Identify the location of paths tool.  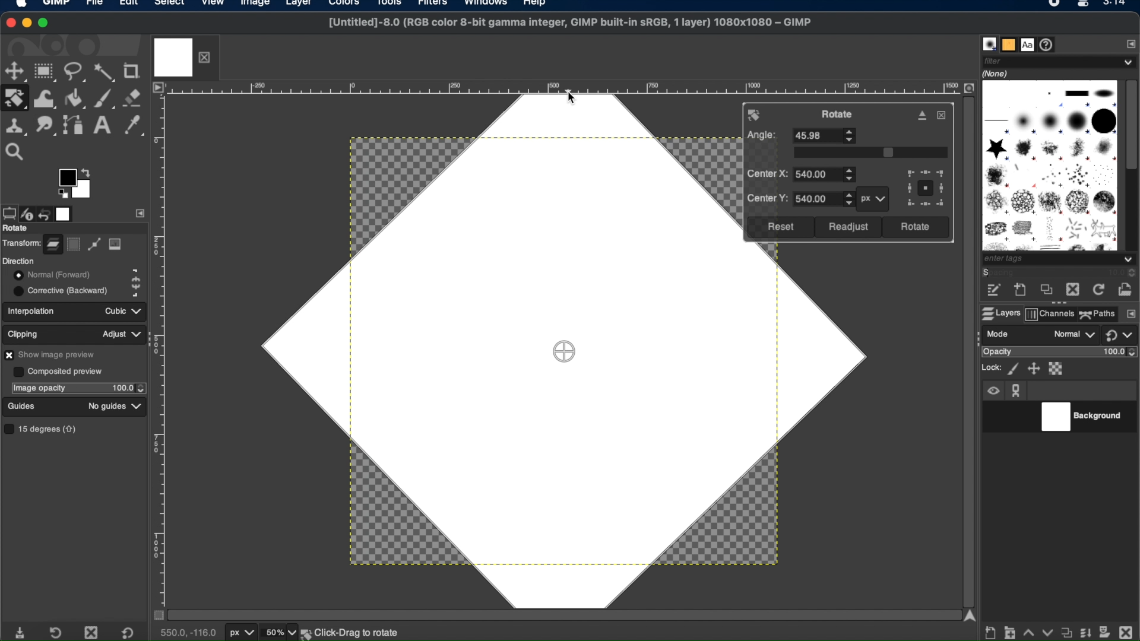
(73, 123).